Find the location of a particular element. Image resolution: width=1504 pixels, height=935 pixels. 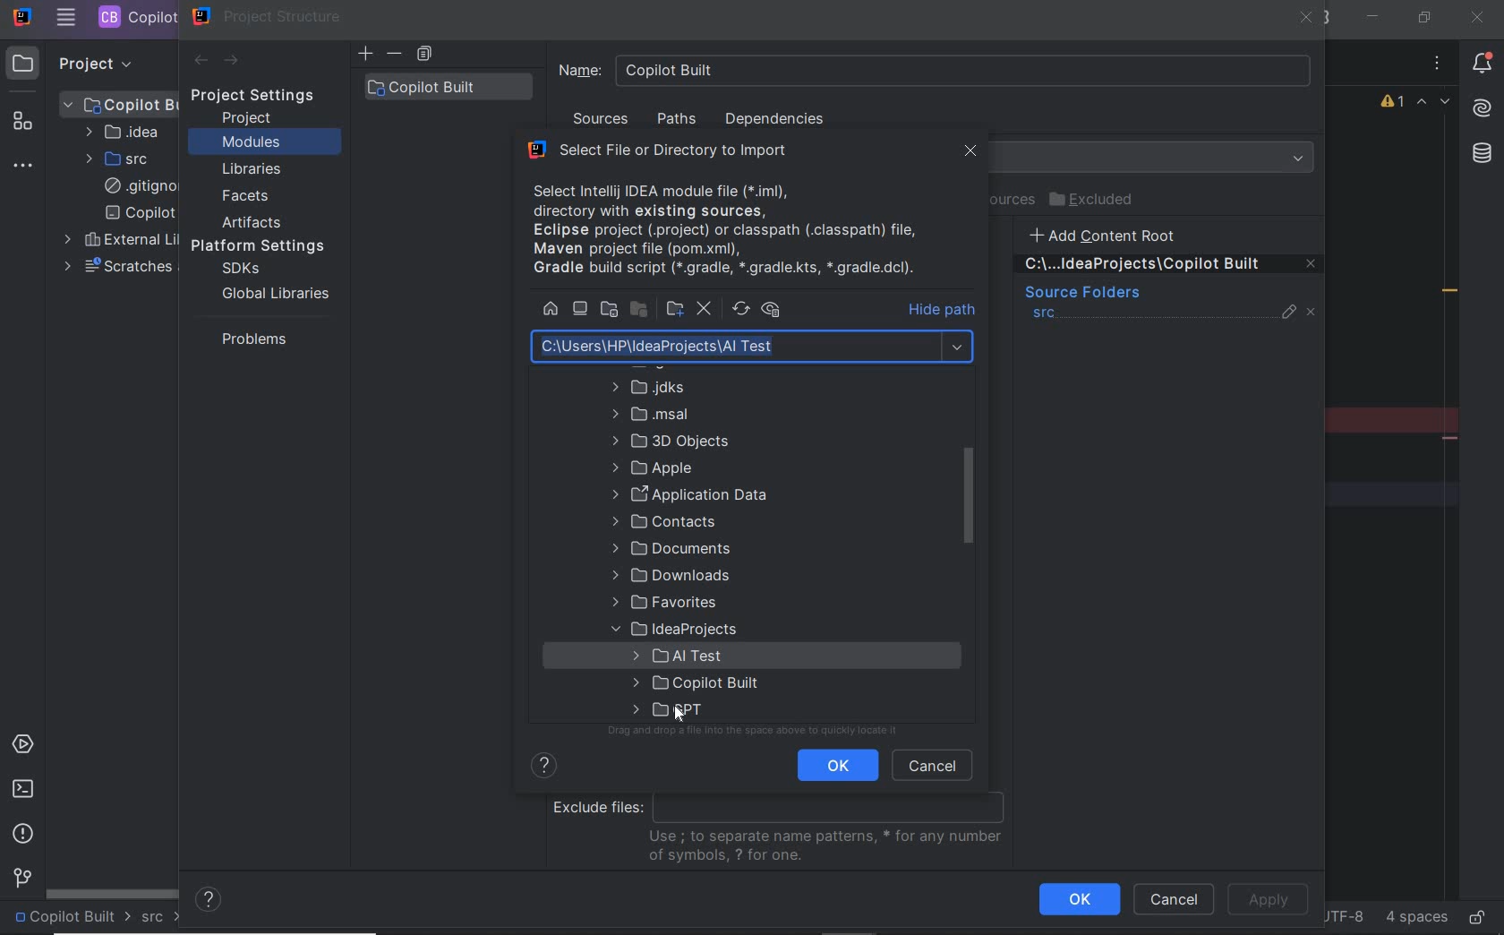

show hidden files and directories is located at coordinates (771, 310).